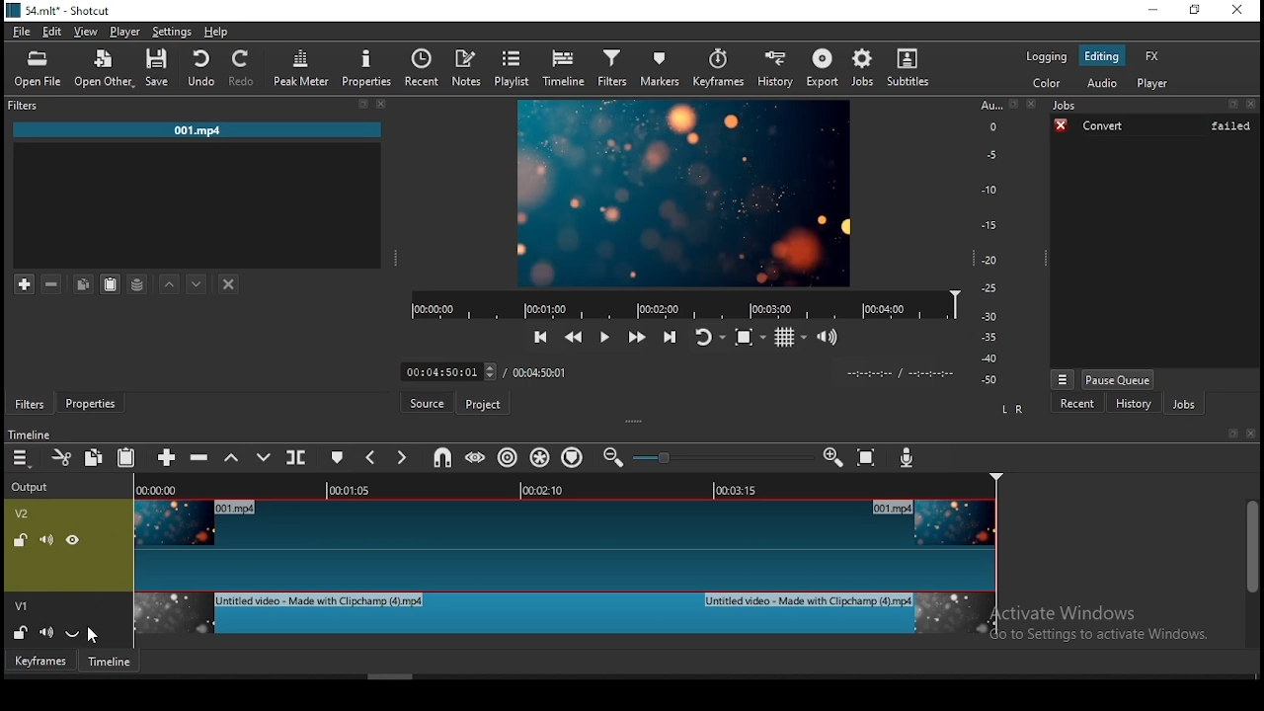  I want to click on (un)mute, so click(45, 539).